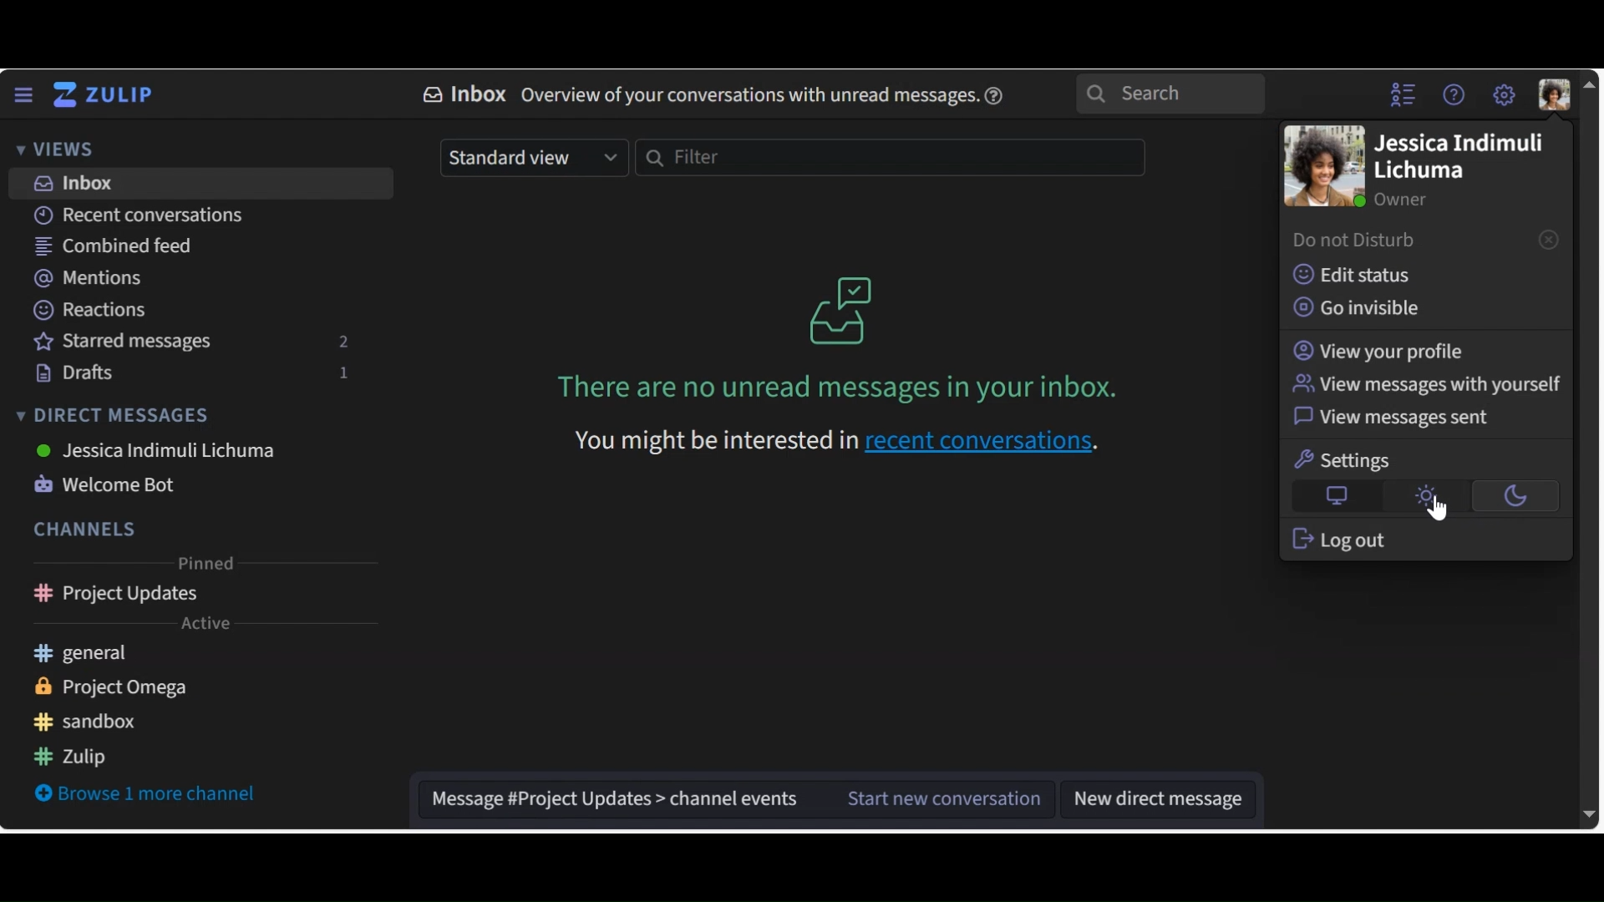 Image resolution: width=1604 pixels, height=902 pixels. I want to click on Browse 1 more channel, so click(149, 795).